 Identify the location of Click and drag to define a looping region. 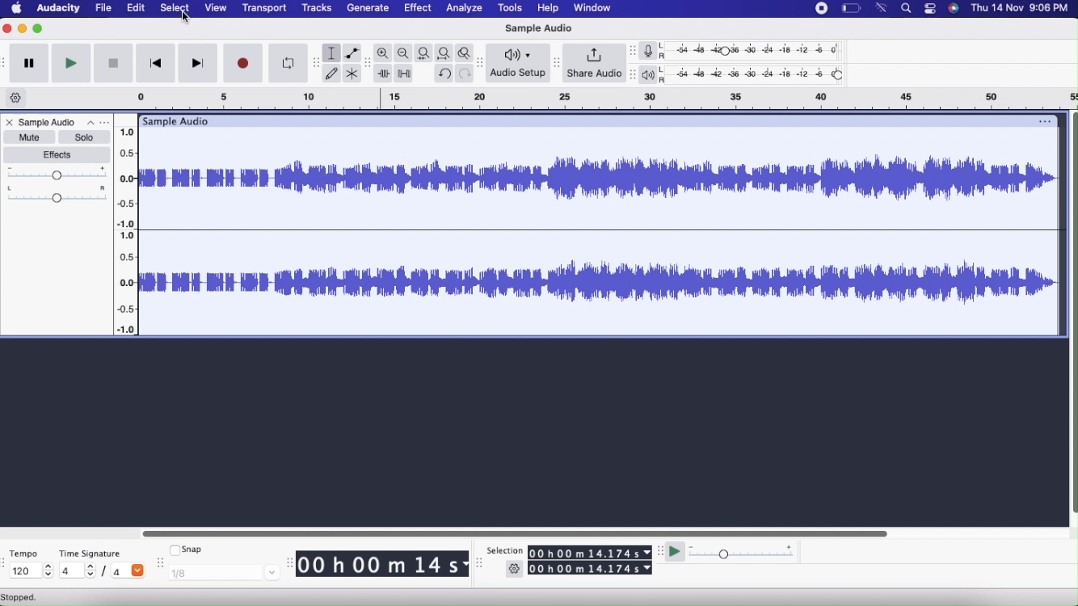
(596, 100).